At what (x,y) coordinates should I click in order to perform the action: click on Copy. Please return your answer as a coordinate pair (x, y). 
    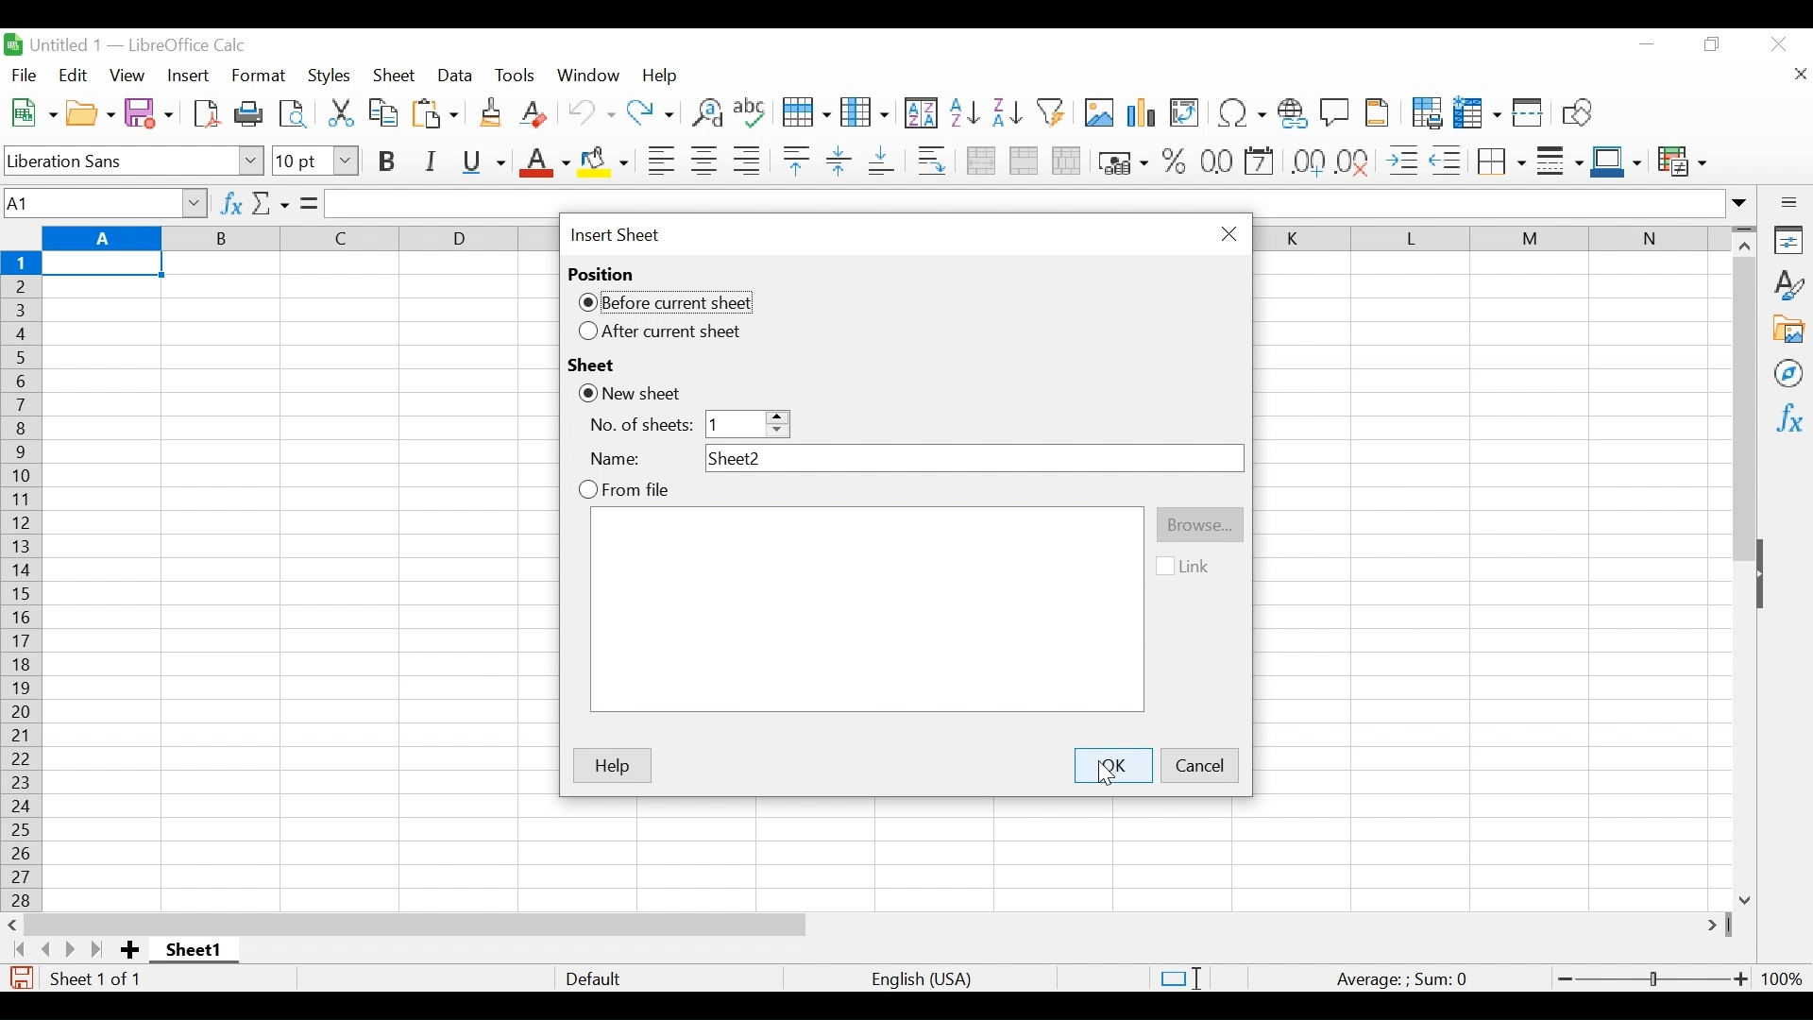
    Looking at the image, I should click on (383, 111).